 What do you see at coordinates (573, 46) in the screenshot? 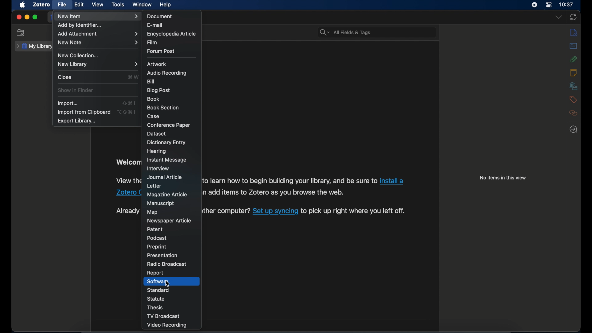
I see `abstract` at bounding box center [573, 46].